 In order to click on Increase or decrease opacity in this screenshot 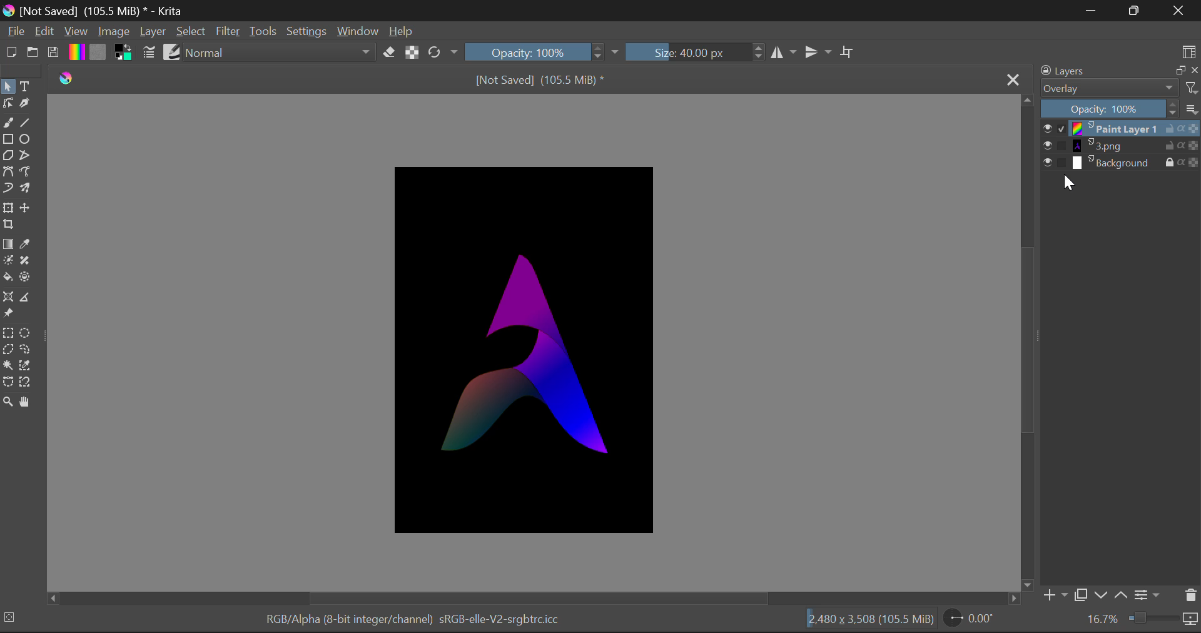, I will do `click(1174, 109)`.